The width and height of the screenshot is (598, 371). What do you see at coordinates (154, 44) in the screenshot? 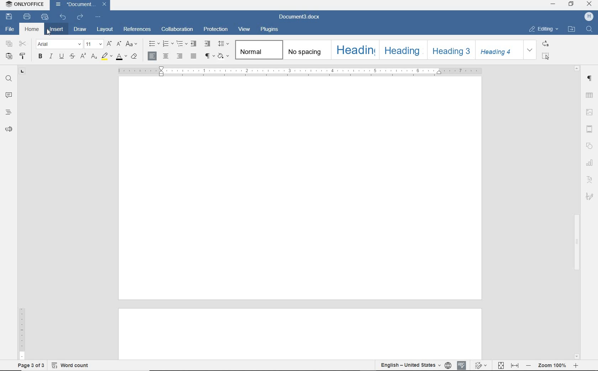
I see `BULLETS` at bounding box center [154, 44].